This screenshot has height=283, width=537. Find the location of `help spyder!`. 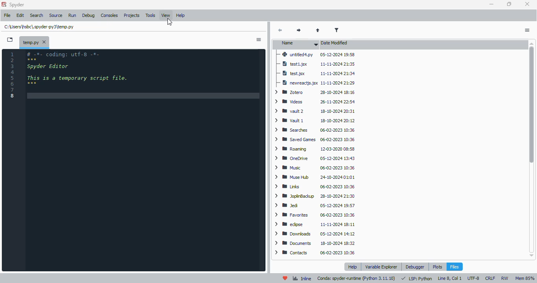

help spyder! is located at coordinates (285, 279).